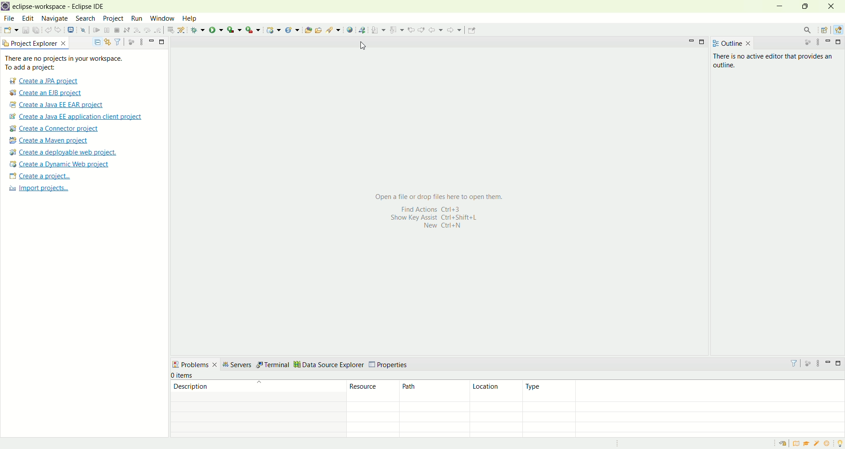 Image resolution: width=845 pixels, height=449 pixels. I want to click on maximize, so click(808, 6).